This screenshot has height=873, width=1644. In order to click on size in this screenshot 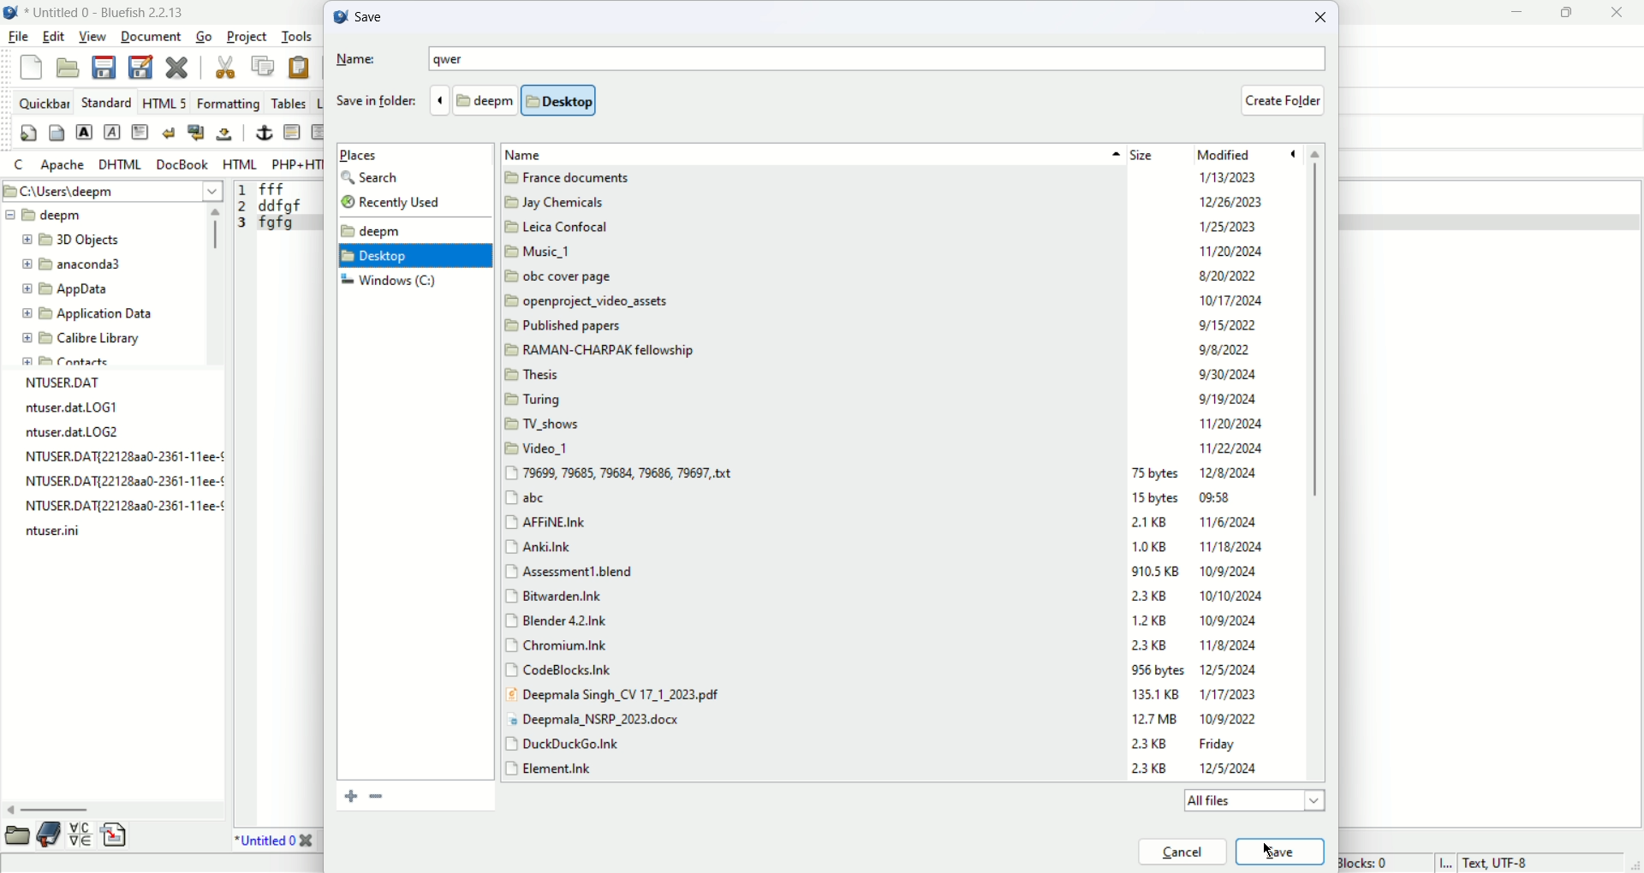, I will do `click(1154, 468)`.